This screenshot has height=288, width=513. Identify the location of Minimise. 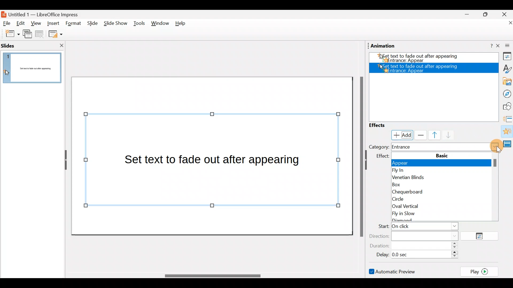
(466, 16).